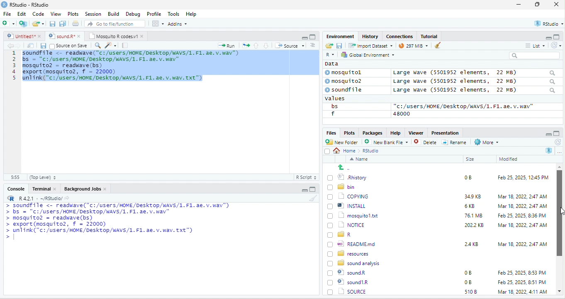 Image resolution: width=565 pixels, height=299 pixels. What do you see at coordinates (349, 72) in the screenshot?
I see `© mosquitol` at bounding box center [349, 72].